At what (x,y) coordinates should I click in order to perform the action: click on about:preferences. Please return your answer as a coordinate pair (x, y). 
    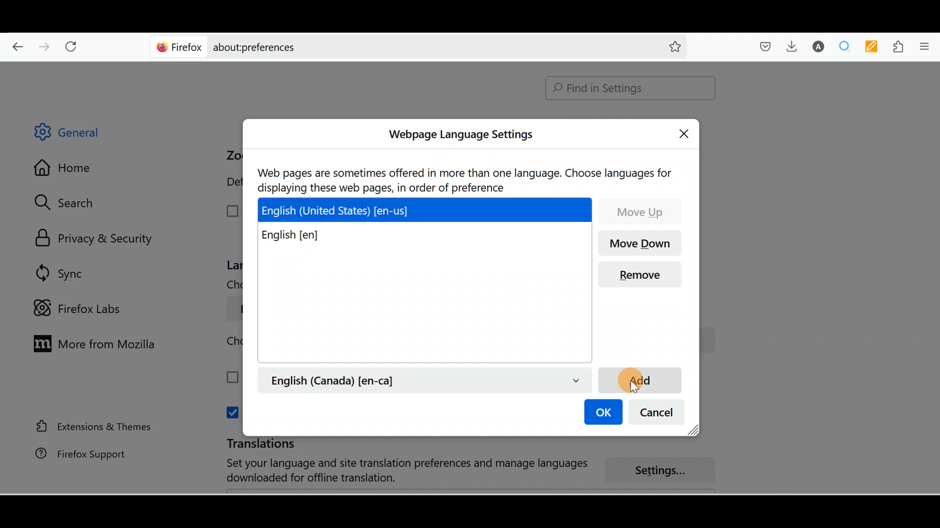
    Looking at the image, I should click on (391, 46).